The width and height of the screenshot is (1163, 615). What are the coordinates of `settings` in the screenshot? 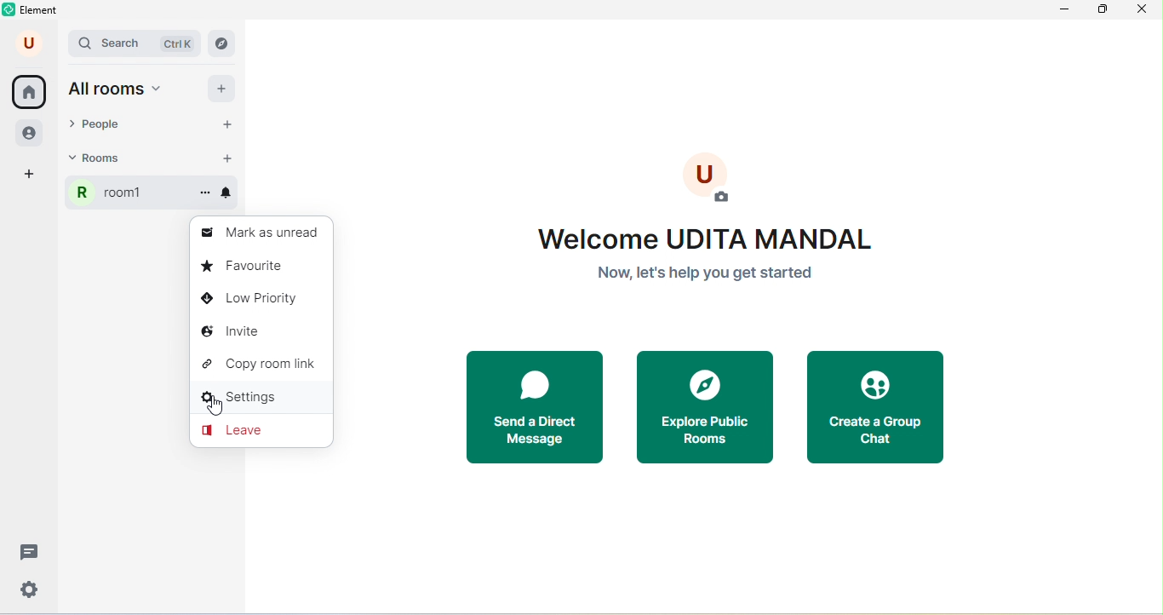 It's located at (243, 396).